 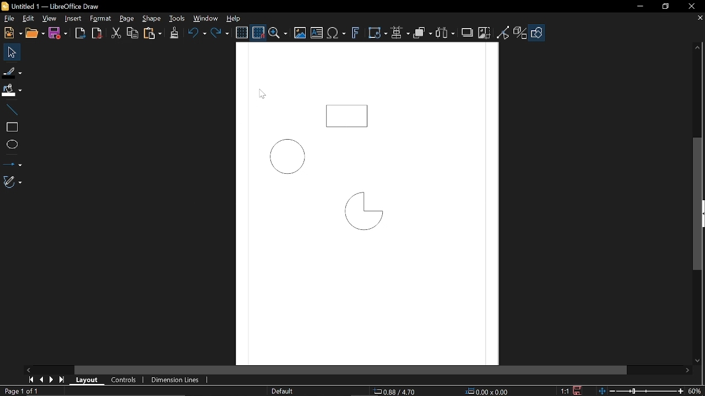 I want to click on Shape, so click(x=151, y=19).